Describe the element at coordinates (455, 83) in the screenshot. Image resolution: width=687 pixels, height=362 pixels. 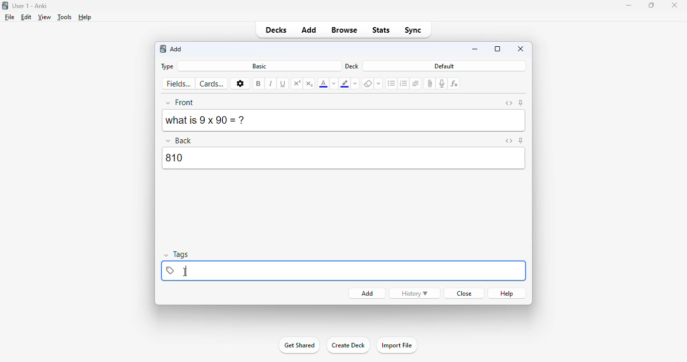
I see `equations` at that location.